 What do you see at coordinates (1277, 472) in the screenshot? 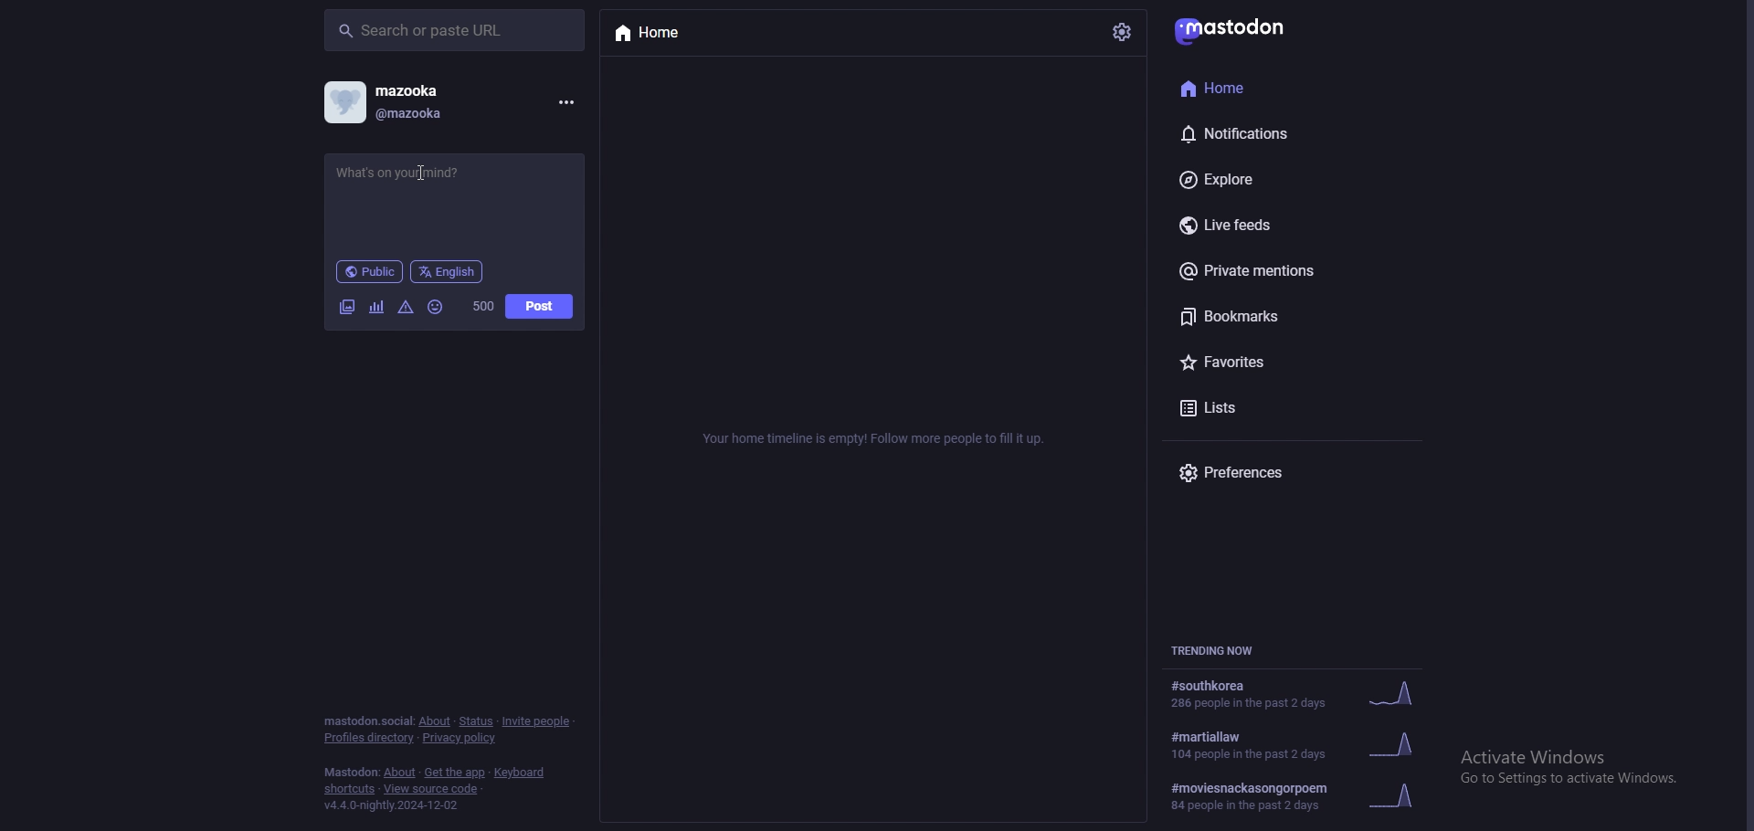
I see `preferences` at bounding box center [1277, 472].